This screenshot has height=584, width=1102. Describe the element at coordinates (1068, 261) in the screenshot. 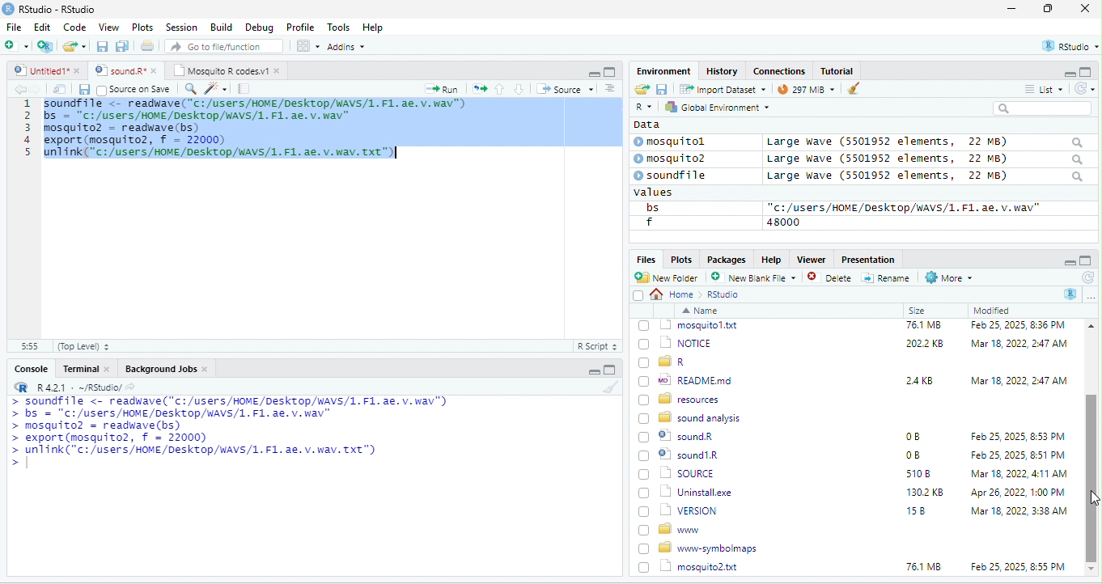

I see `minimize` at that location.